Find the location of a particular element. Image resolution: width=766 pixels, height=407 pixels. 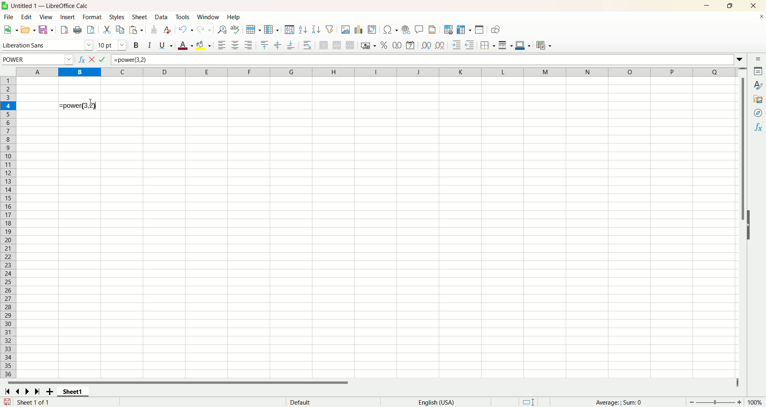

merge cells is located at coordinates (338, 45).